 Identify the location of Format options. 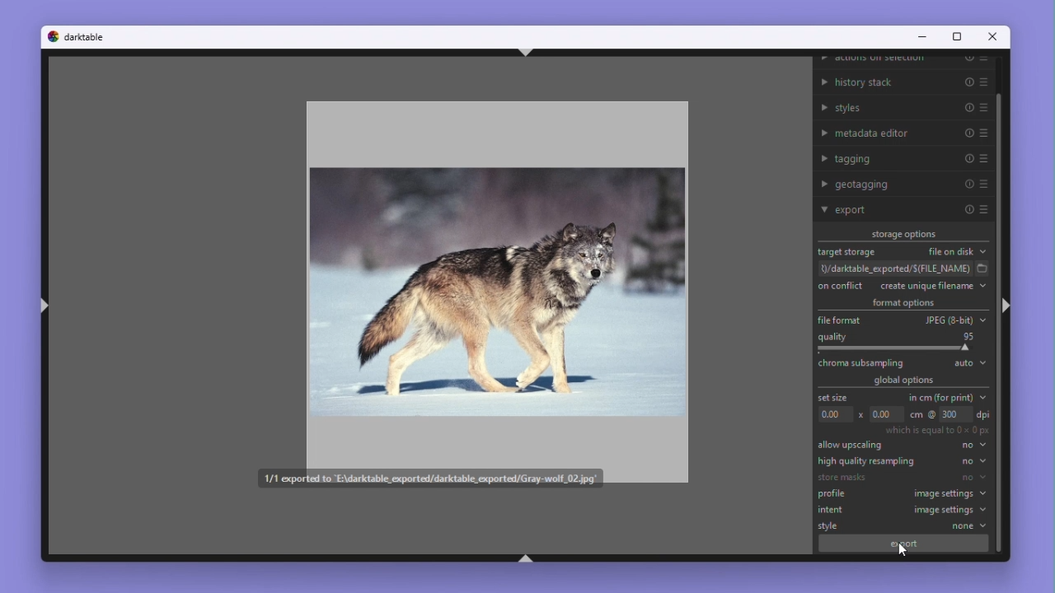
(905, 303).